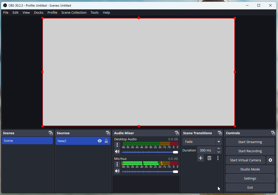 The width and height of the screenshot is (278, 195). What do you see at coordinates (260, 5) in the screenshot?
I see `window size toggle` at bounding box center [260, 5].